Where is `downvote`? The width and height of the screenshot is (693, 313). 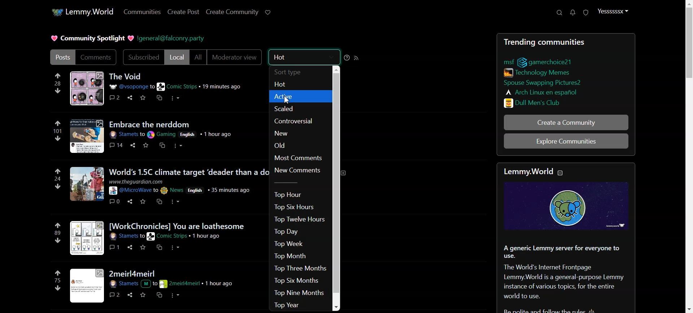
downvote is located at coordinates (58, 186).